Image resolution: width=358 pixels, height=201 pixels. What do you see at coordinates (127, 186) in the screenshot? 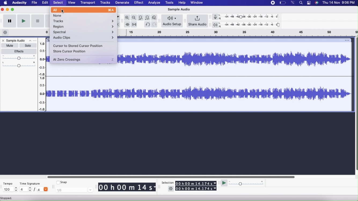
I see `00 h 00 m 14 s` at bounding box center [127, 186].